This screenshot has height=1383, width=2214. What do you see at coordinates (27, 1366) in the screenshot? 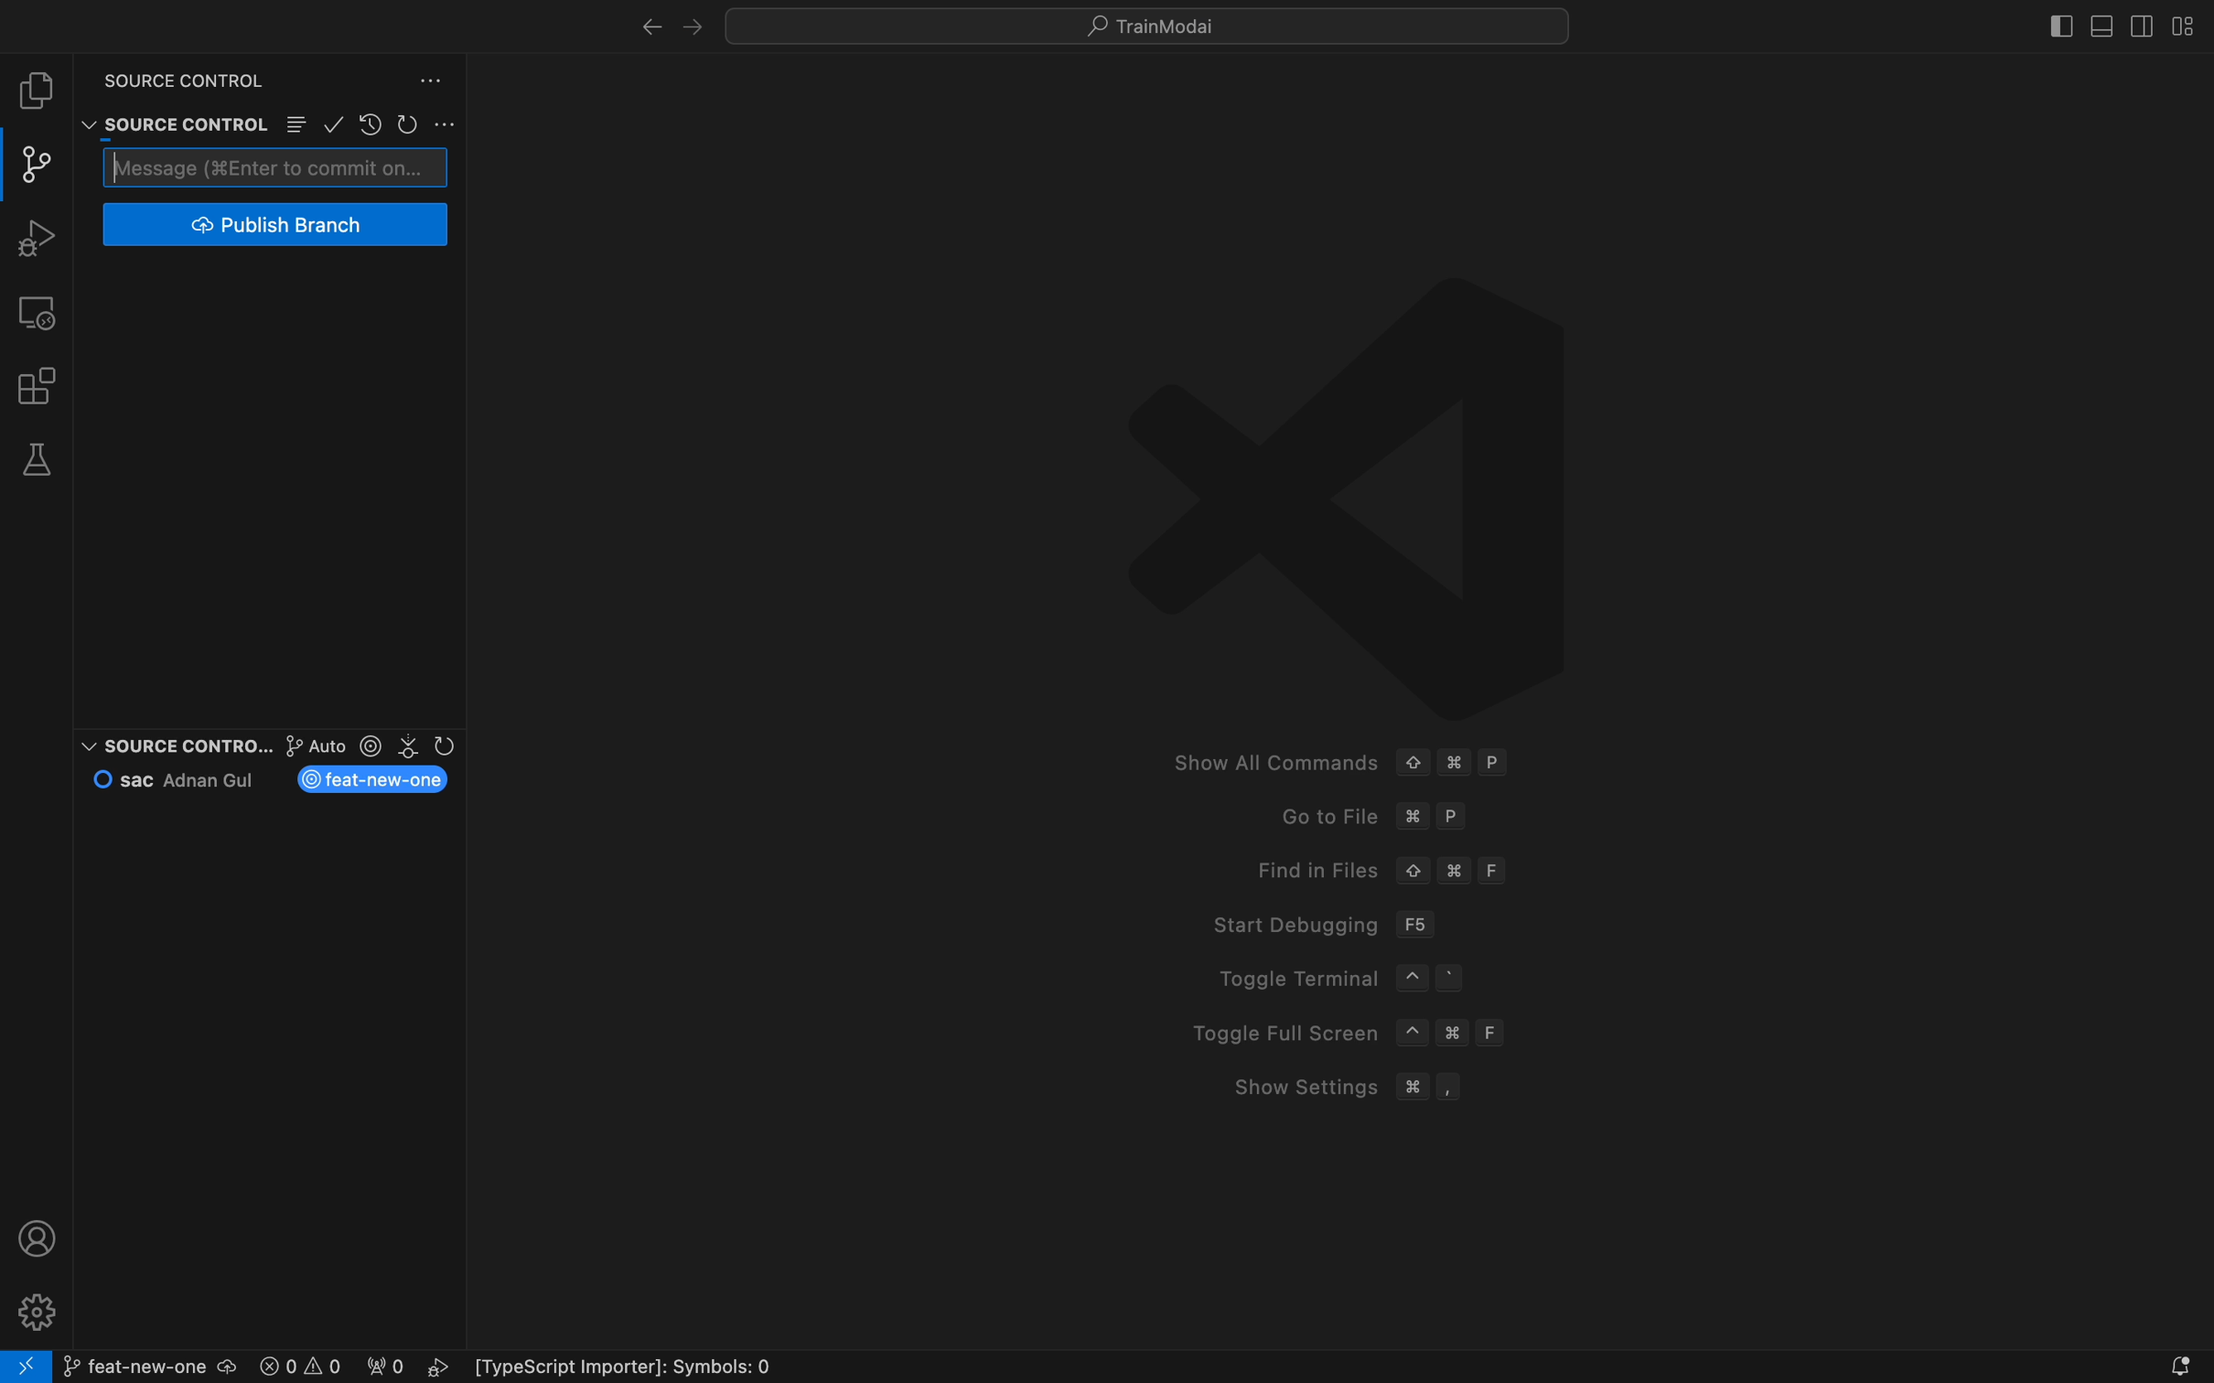
I see `remote open` at bounding box center [27, 1366].